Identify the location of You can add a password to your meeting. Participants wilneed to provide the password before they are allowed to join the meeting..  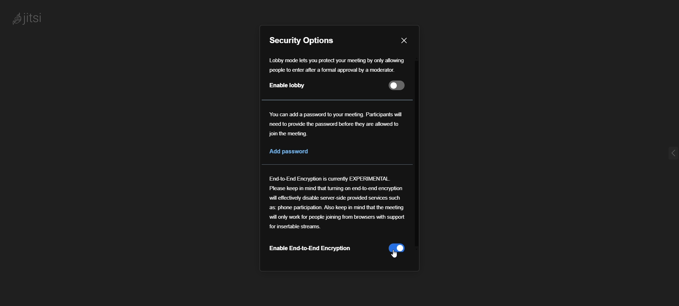
(339, 125).